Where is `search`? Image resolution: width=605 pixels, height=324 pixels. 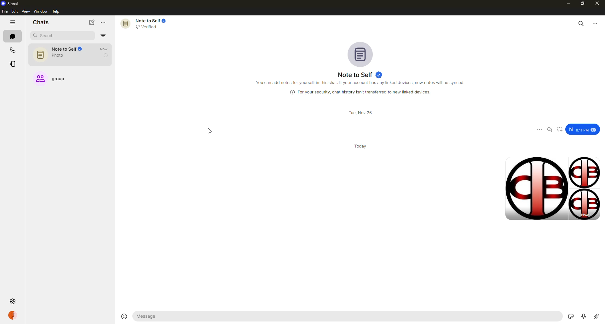 search is located at coordinates (54, 35).